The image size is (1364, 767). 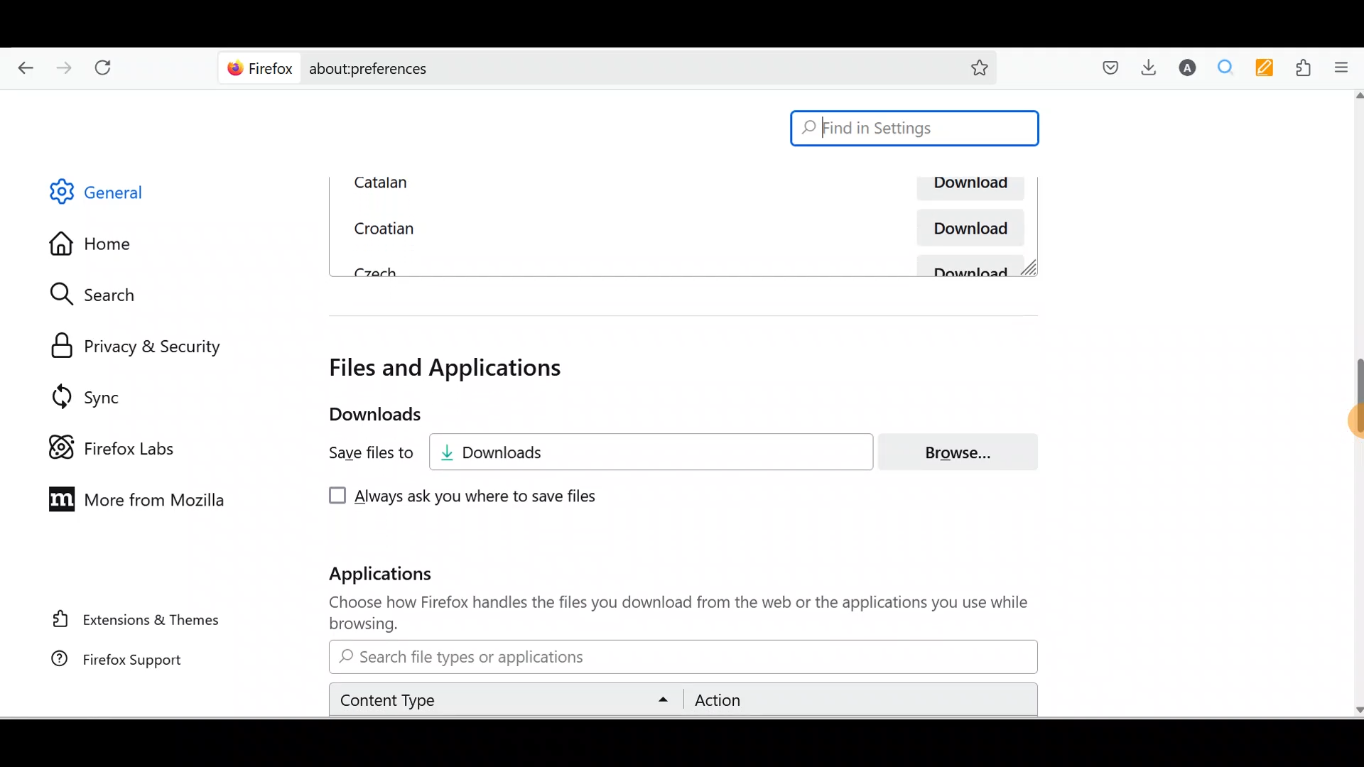 I want to click on Search bar, so click(x=681, y=657).